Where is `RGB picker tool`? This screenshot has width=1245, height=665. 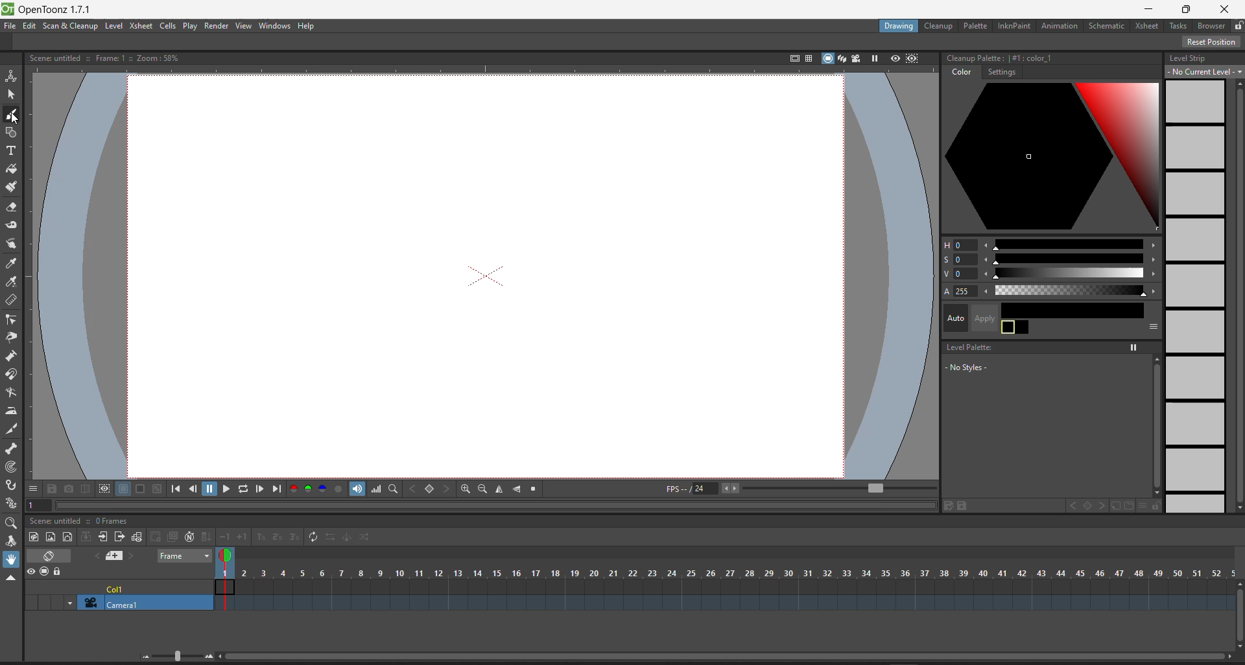
RGB picker tool is located at coordinates (14, 283).